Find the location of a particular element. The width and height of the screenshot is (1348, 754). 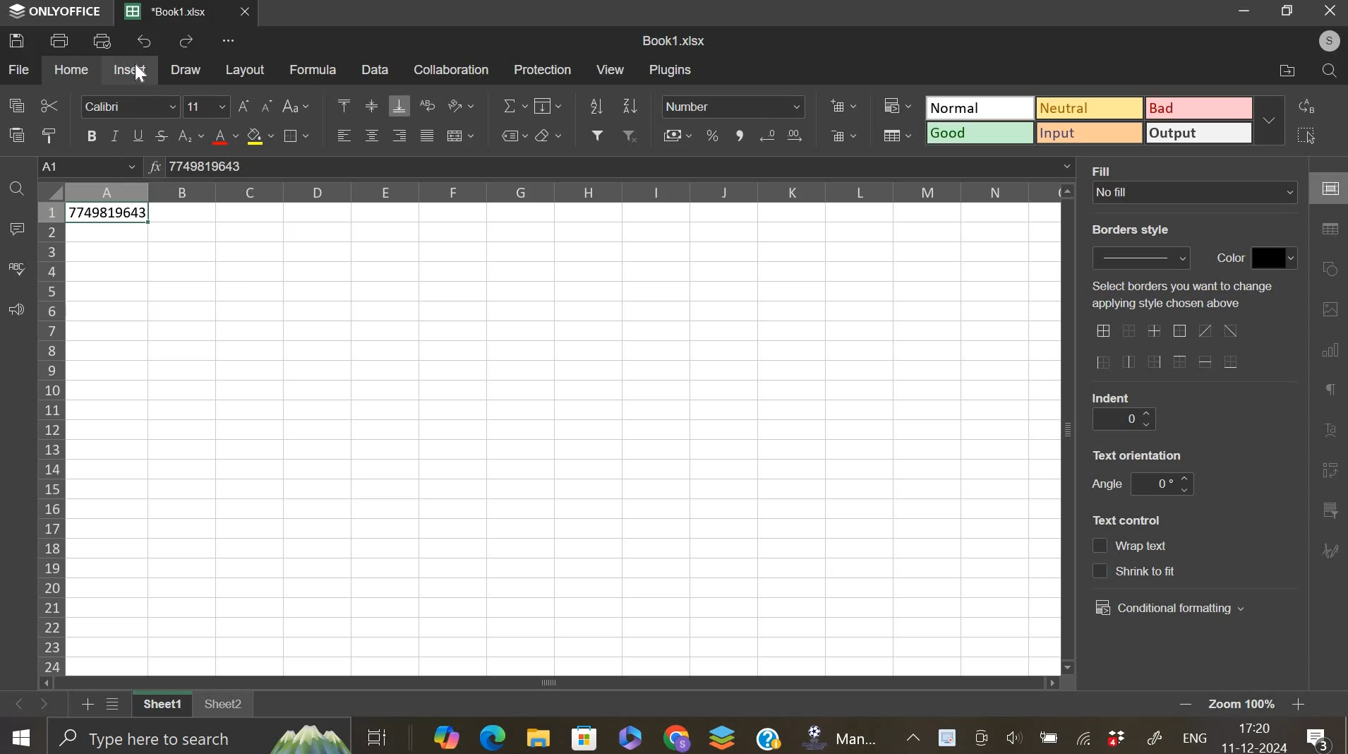

Close is located at coordinates (1330, 11).